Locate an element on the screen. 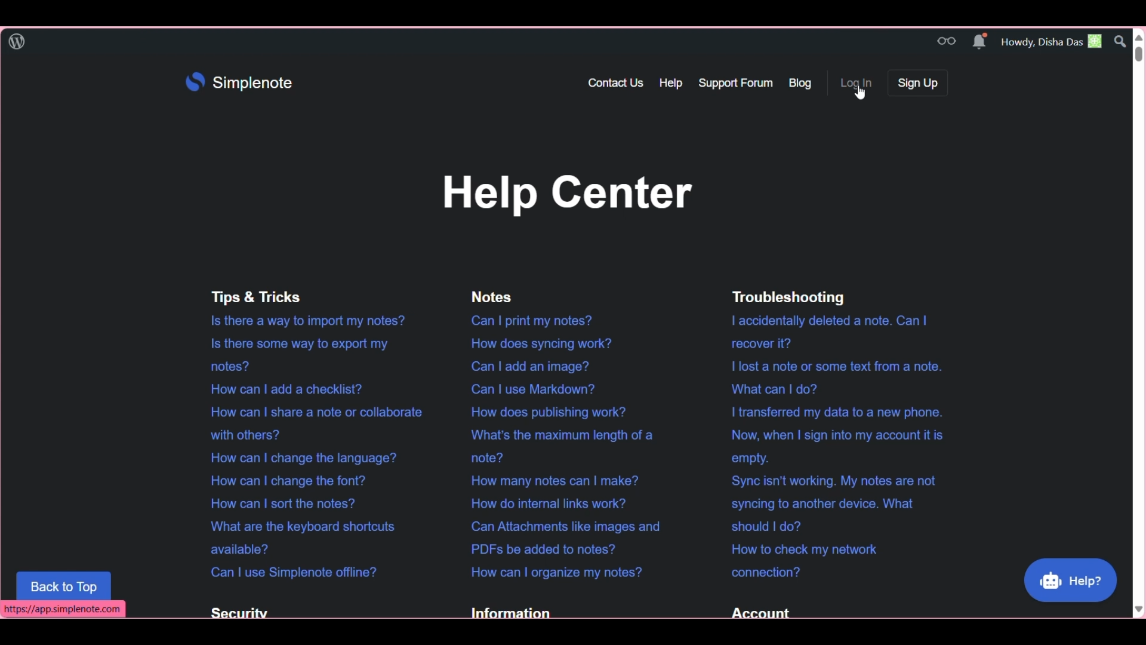 The image size is (1146, 645). | accidentally deleted a note. Can I recover it? is located at coordinates (828, 331).